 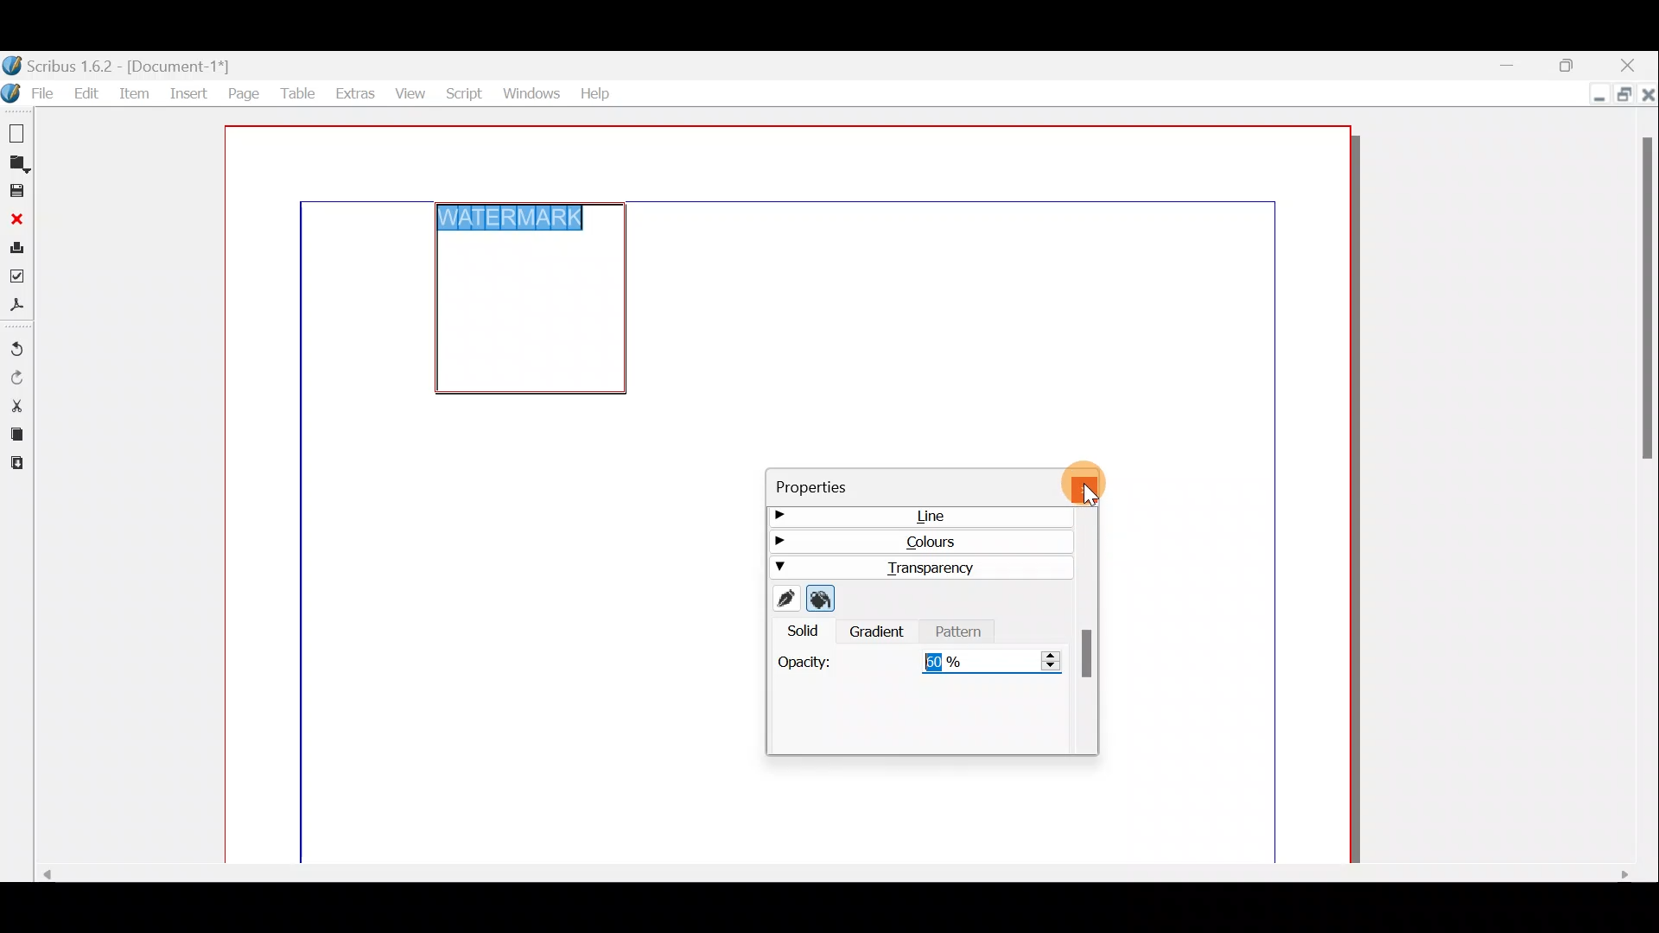 I want to click on Scroll bar, so click(x=825, y=876).